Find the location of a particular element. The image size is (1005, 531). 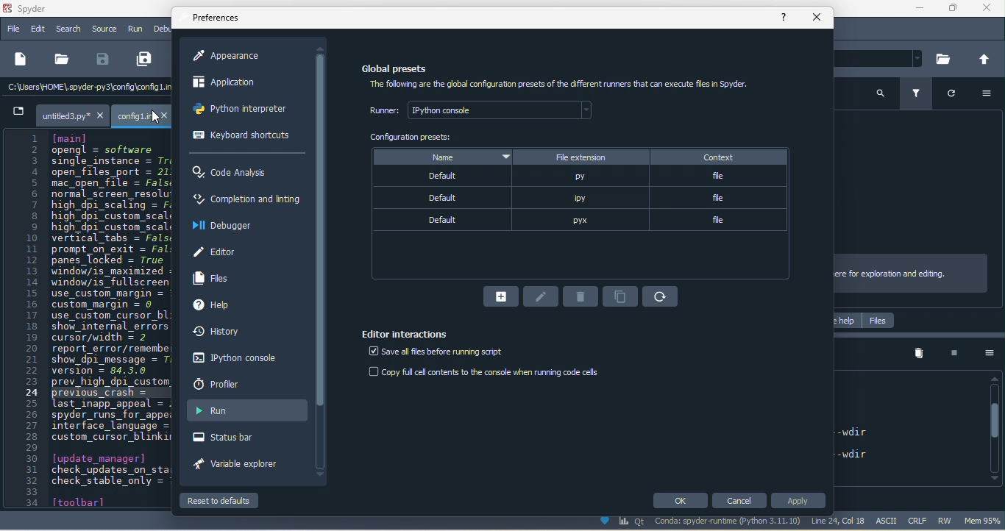

edit is located at coordinates (541, 296).